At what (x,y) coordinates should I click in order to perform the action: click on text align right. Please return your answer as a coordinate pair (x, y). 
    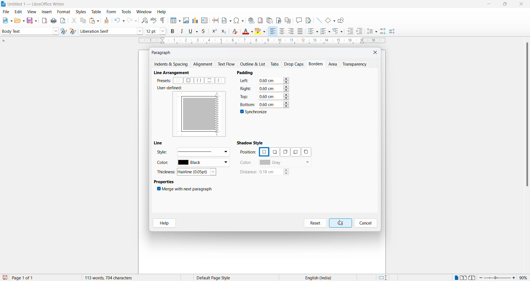
    Looking at the image, I should click on (272, 31).